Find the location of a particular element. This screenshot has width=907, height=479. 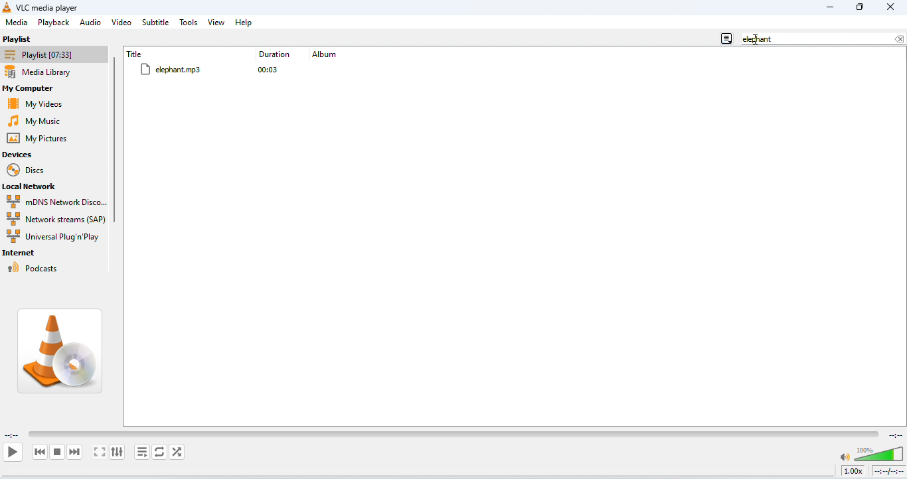

random is located at coordinates (177, 452).